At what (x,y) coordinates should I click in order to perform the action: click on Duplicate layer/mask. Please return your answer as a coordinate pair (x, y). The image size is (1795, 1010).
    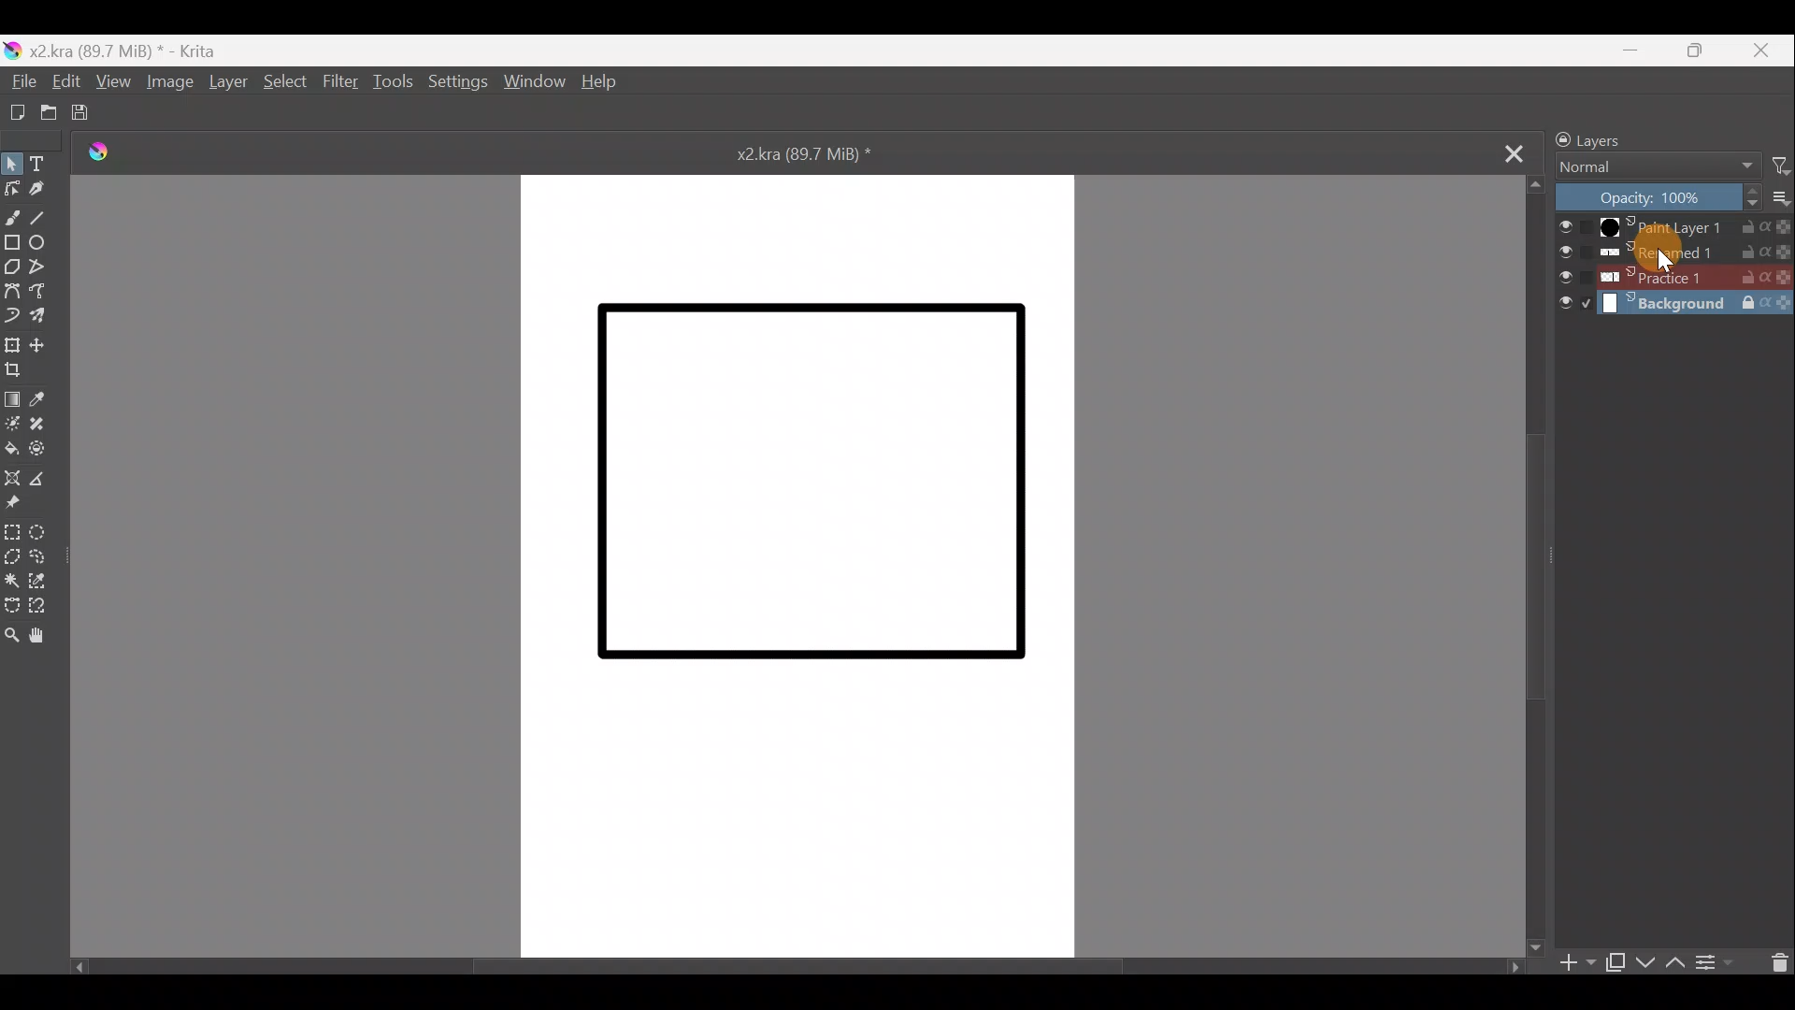
    Looking at the image, I should click on (1616, 965).